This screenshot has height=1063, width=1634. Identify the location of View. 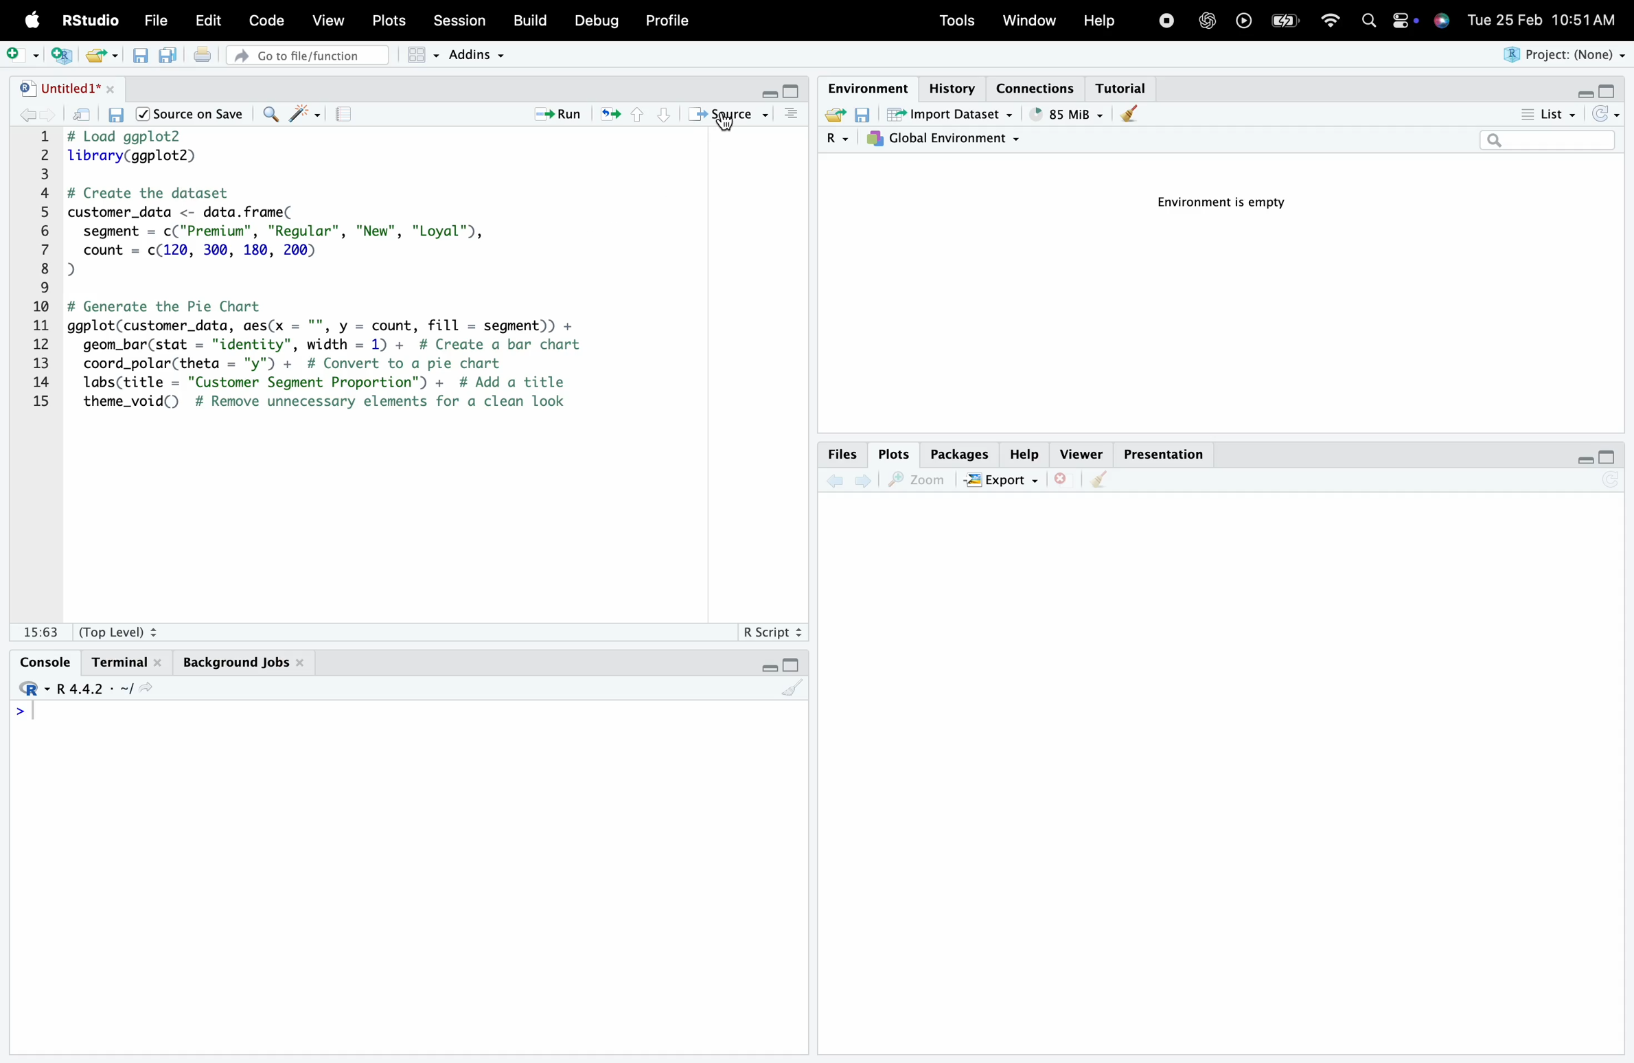
(331, 21).